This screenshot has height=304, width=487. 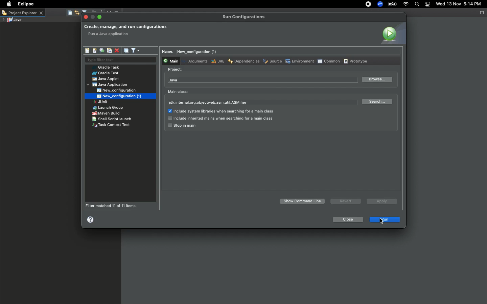 What do you see at coordinates (25, 4) in the screenshot?
I see `Eclipse` at bounding box center [25, 4].